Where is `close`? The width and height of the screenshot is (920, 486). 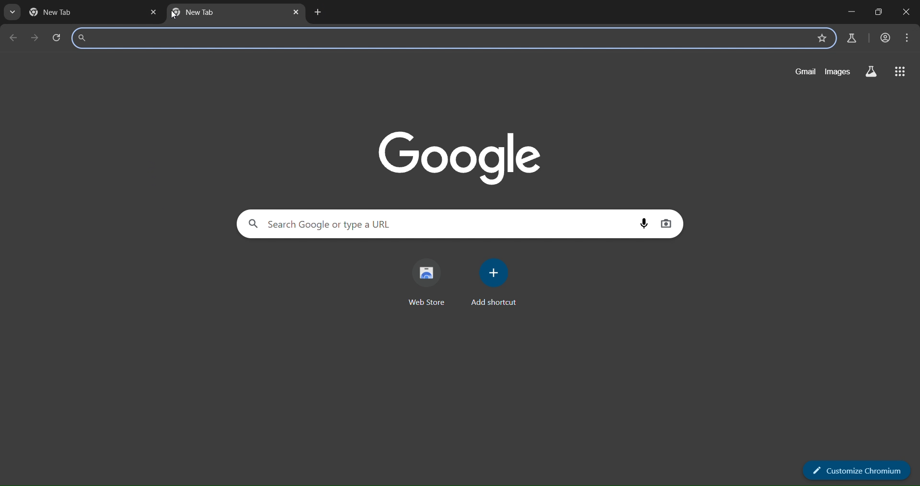
close is located at coordinates (905, 12).